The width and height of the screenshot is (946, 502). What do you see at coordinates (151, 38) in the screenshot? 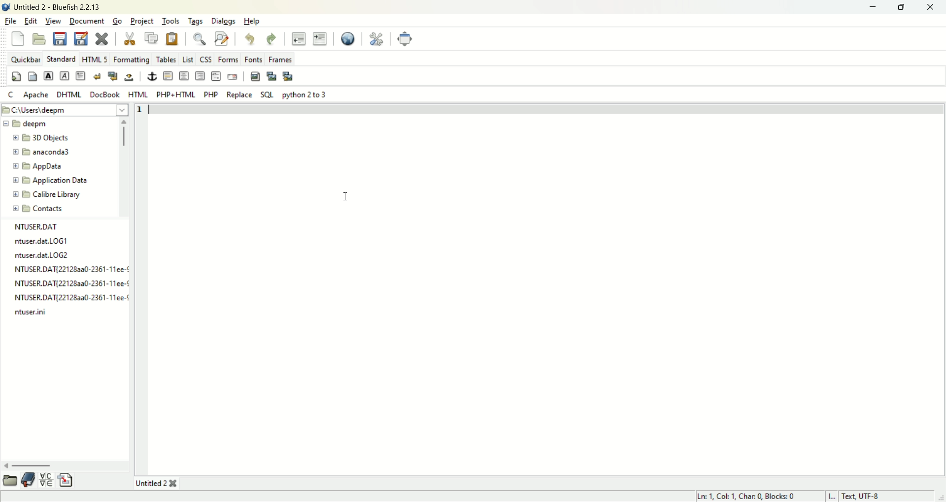
I see `copy` at bounding box center [151, 38].